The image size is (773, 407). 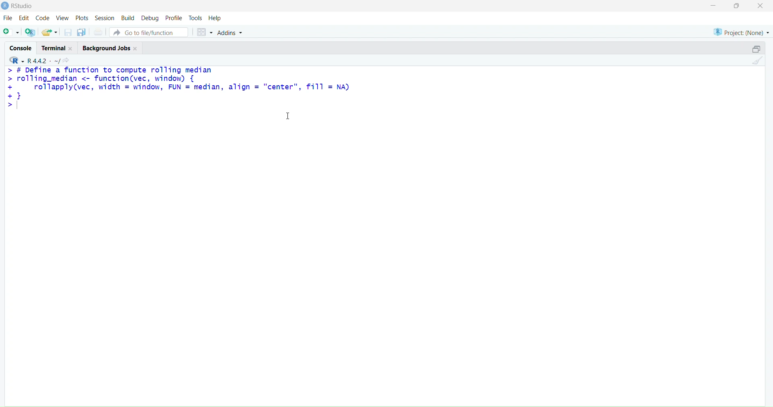 What do you see at coordinates (7, 17) in the screenshot?
I see `file` at bounding box center [7, 17].